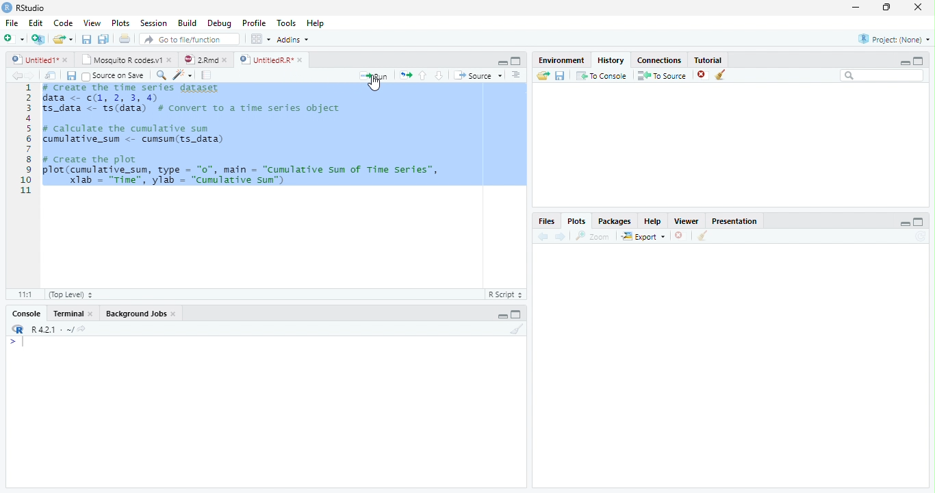  What do you see at coordinates (92, 23) in the screenshot?
I see `View` at bounding box center [92, 23].